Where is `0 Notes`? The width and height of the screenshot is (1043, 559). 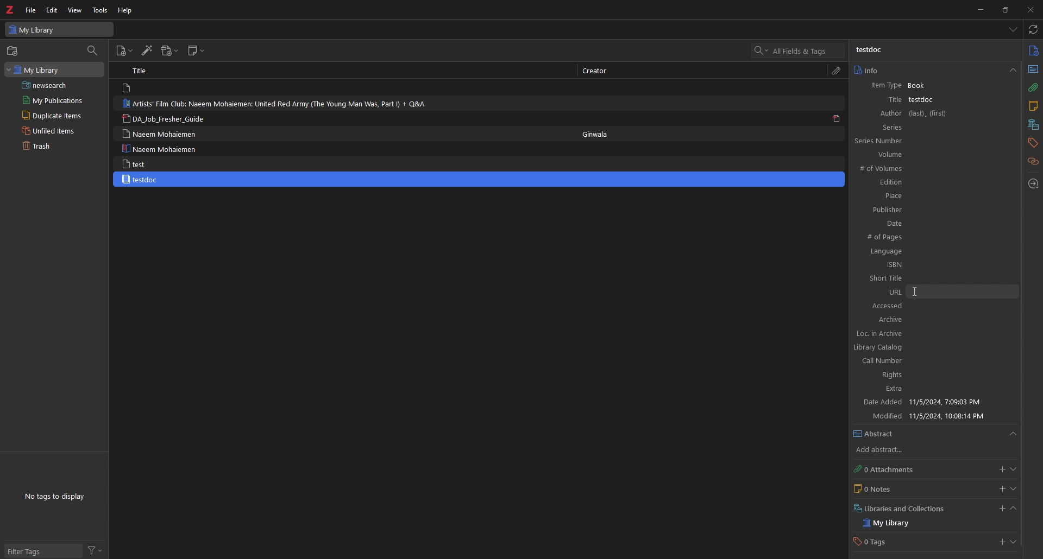 0 Notes is located at coordinates (882, 489).